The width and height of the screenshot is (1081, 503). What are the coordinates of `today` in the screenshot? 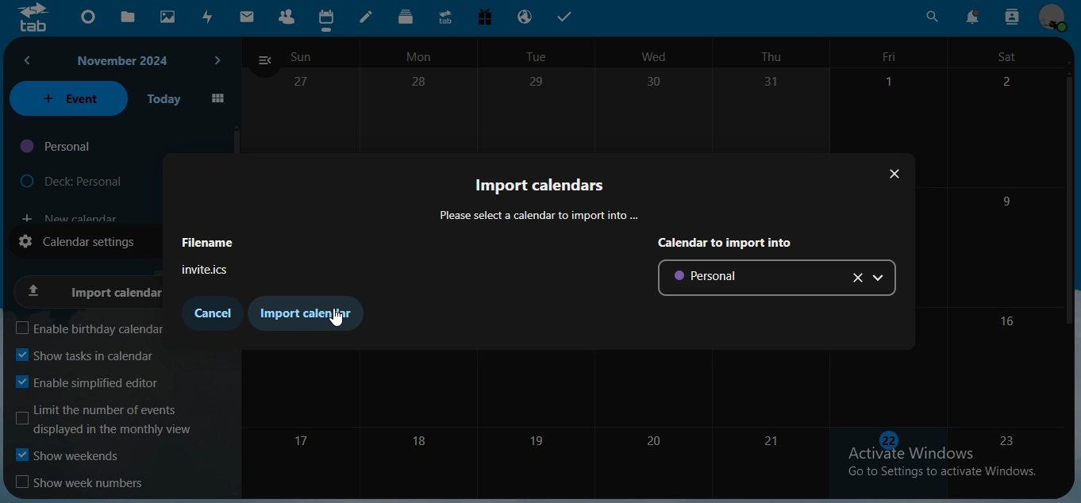 It's located at (164, 99).